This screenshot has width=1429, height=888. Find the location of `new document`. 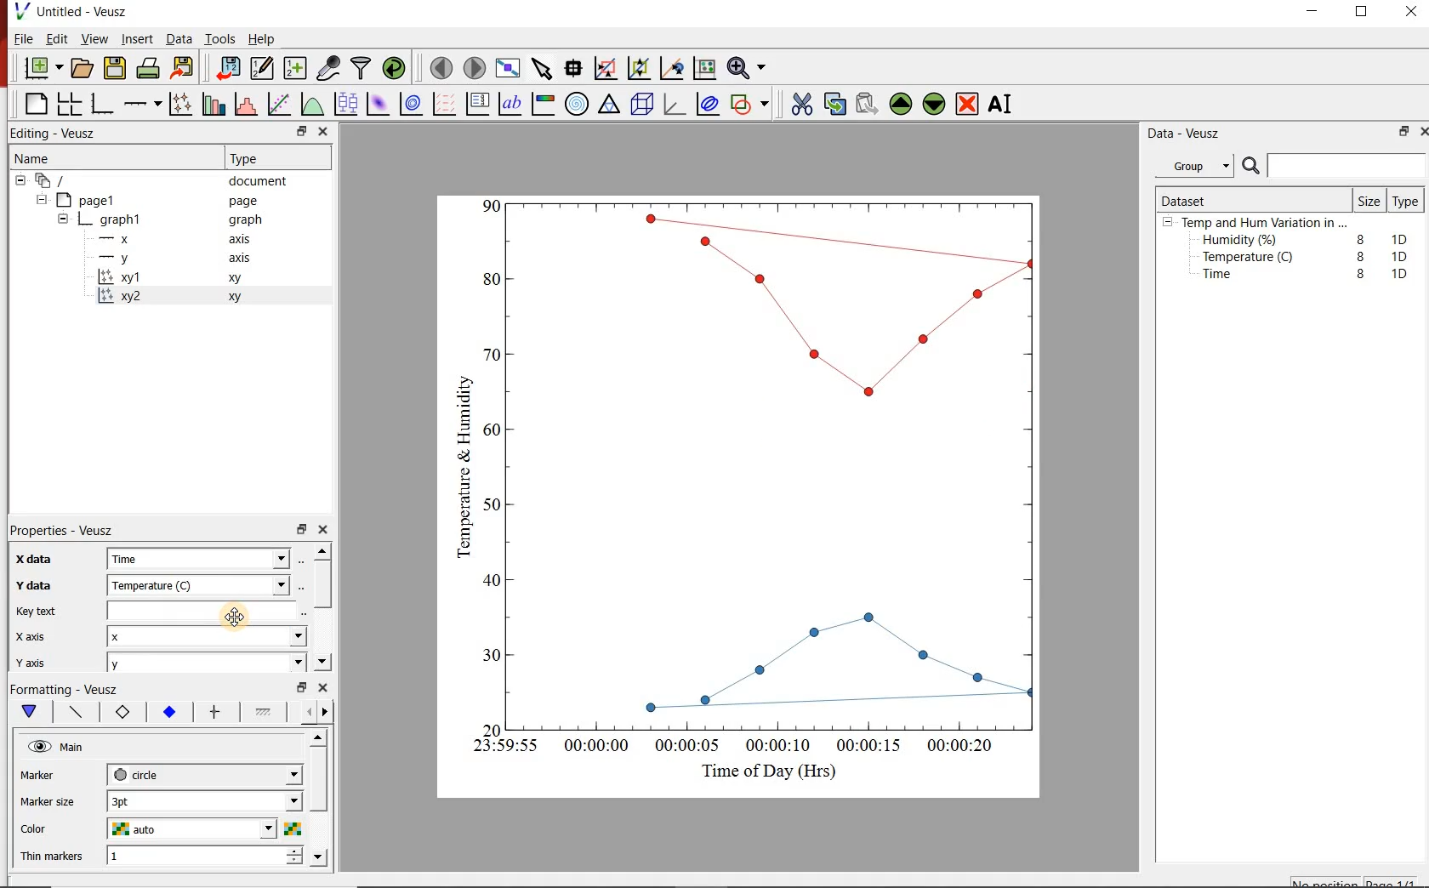

new document is located at coordinates (42, 68).